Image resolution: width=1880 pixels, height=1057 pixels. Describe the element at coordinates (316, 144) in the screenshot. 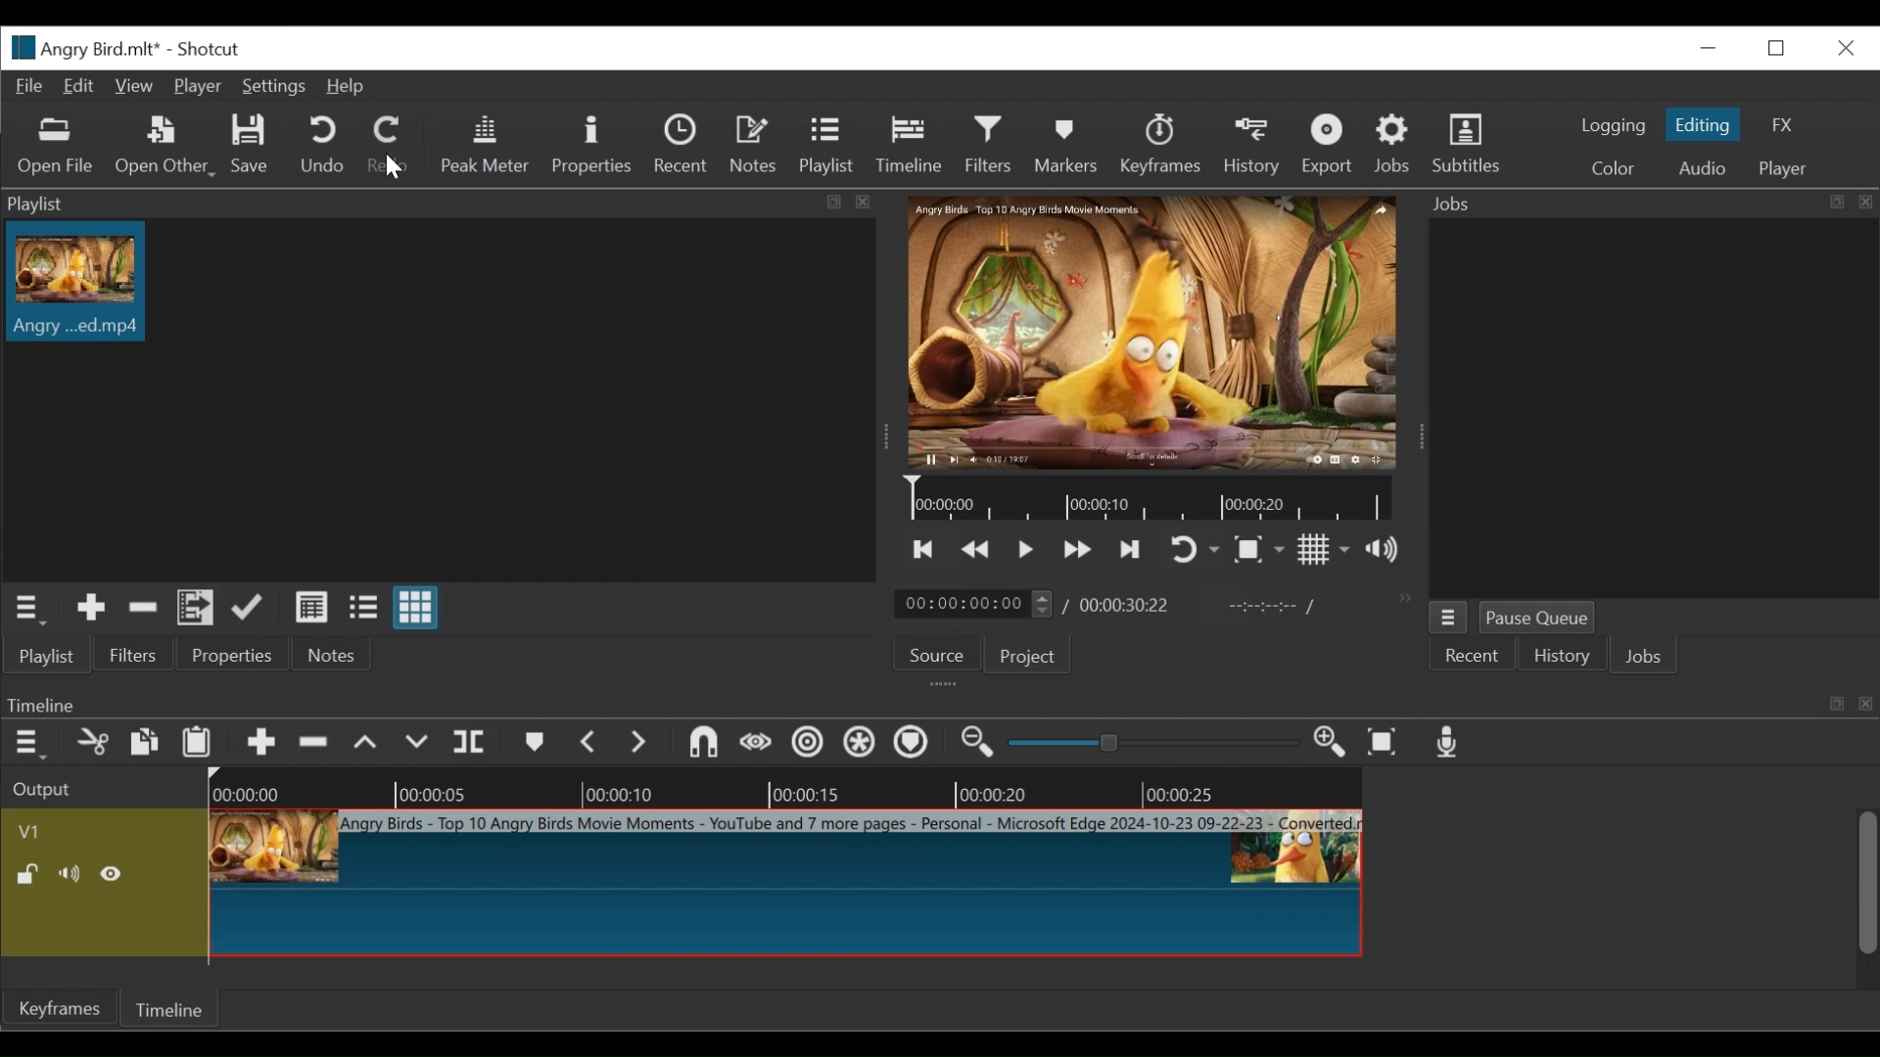

I see `Undo` at that location.